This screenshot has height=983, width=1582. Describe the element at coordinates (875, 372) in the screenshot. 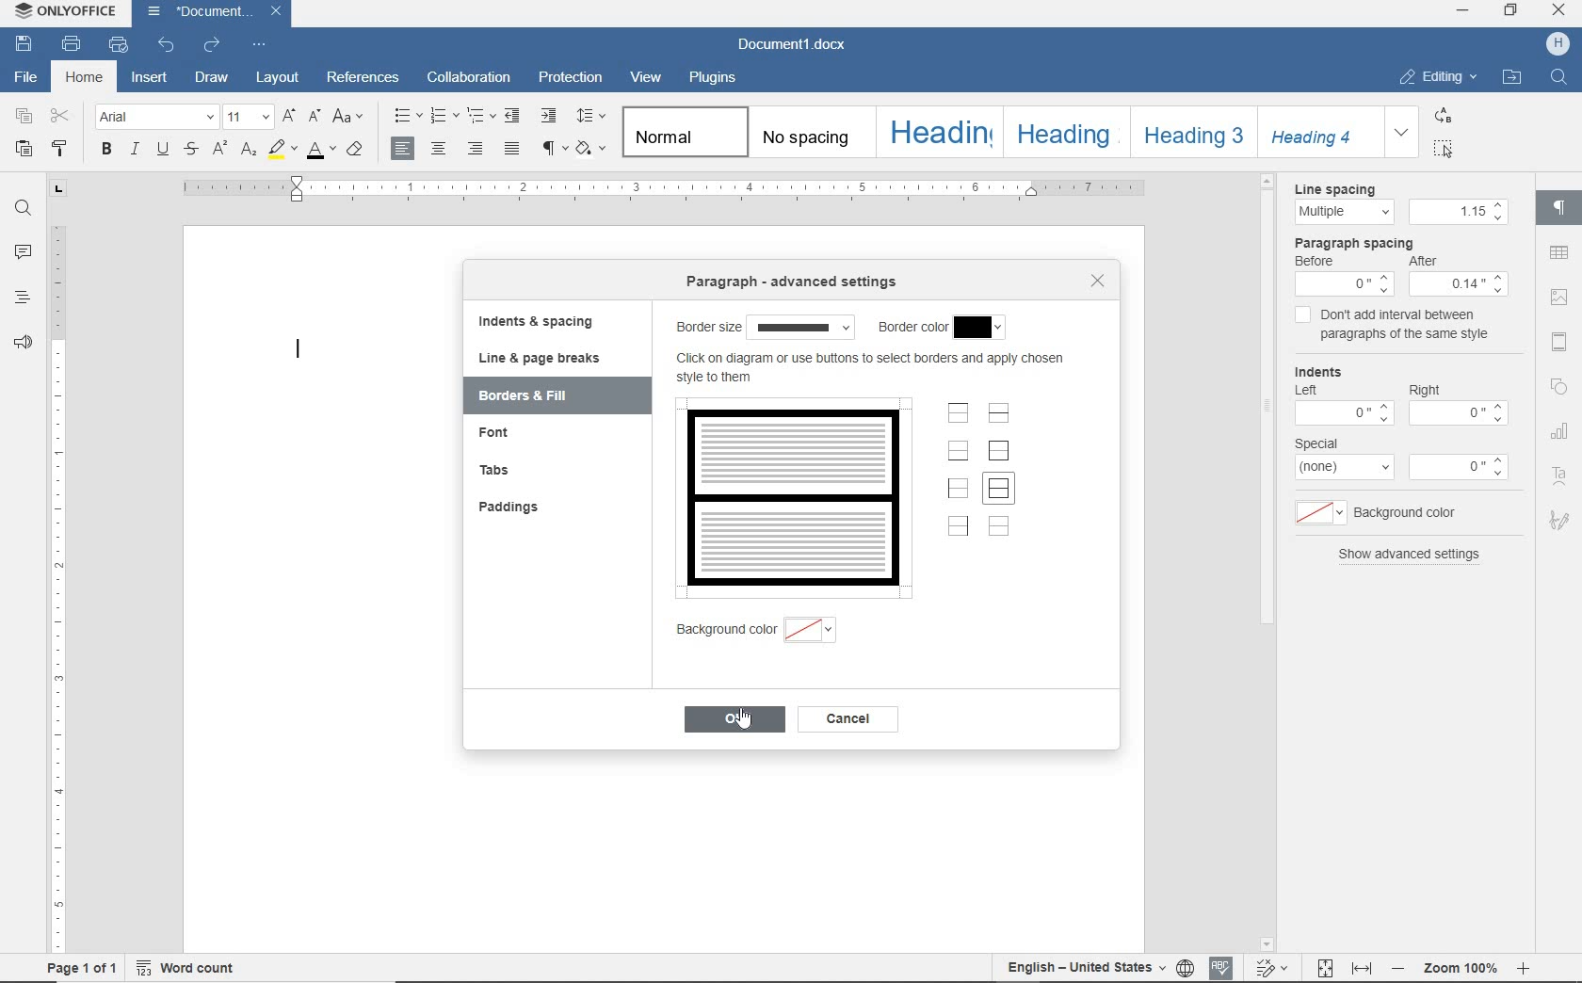

I see `Click on diagram or use buttons to select borders and apply chosen style to them.` at that location.